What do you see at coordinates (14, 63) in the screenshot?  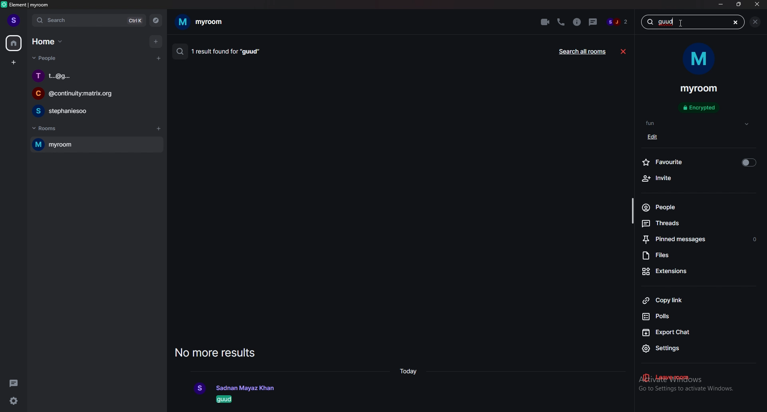 I see `create space` at bounding box center [14, 63].